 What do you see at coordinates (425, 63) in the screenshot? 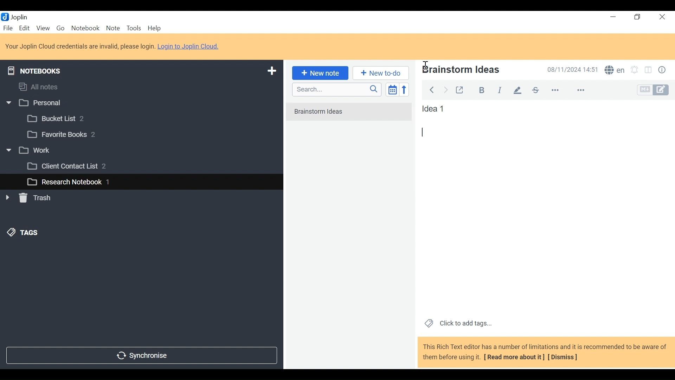
I see `Insertion Cursor` at bounding box center [425, 63].